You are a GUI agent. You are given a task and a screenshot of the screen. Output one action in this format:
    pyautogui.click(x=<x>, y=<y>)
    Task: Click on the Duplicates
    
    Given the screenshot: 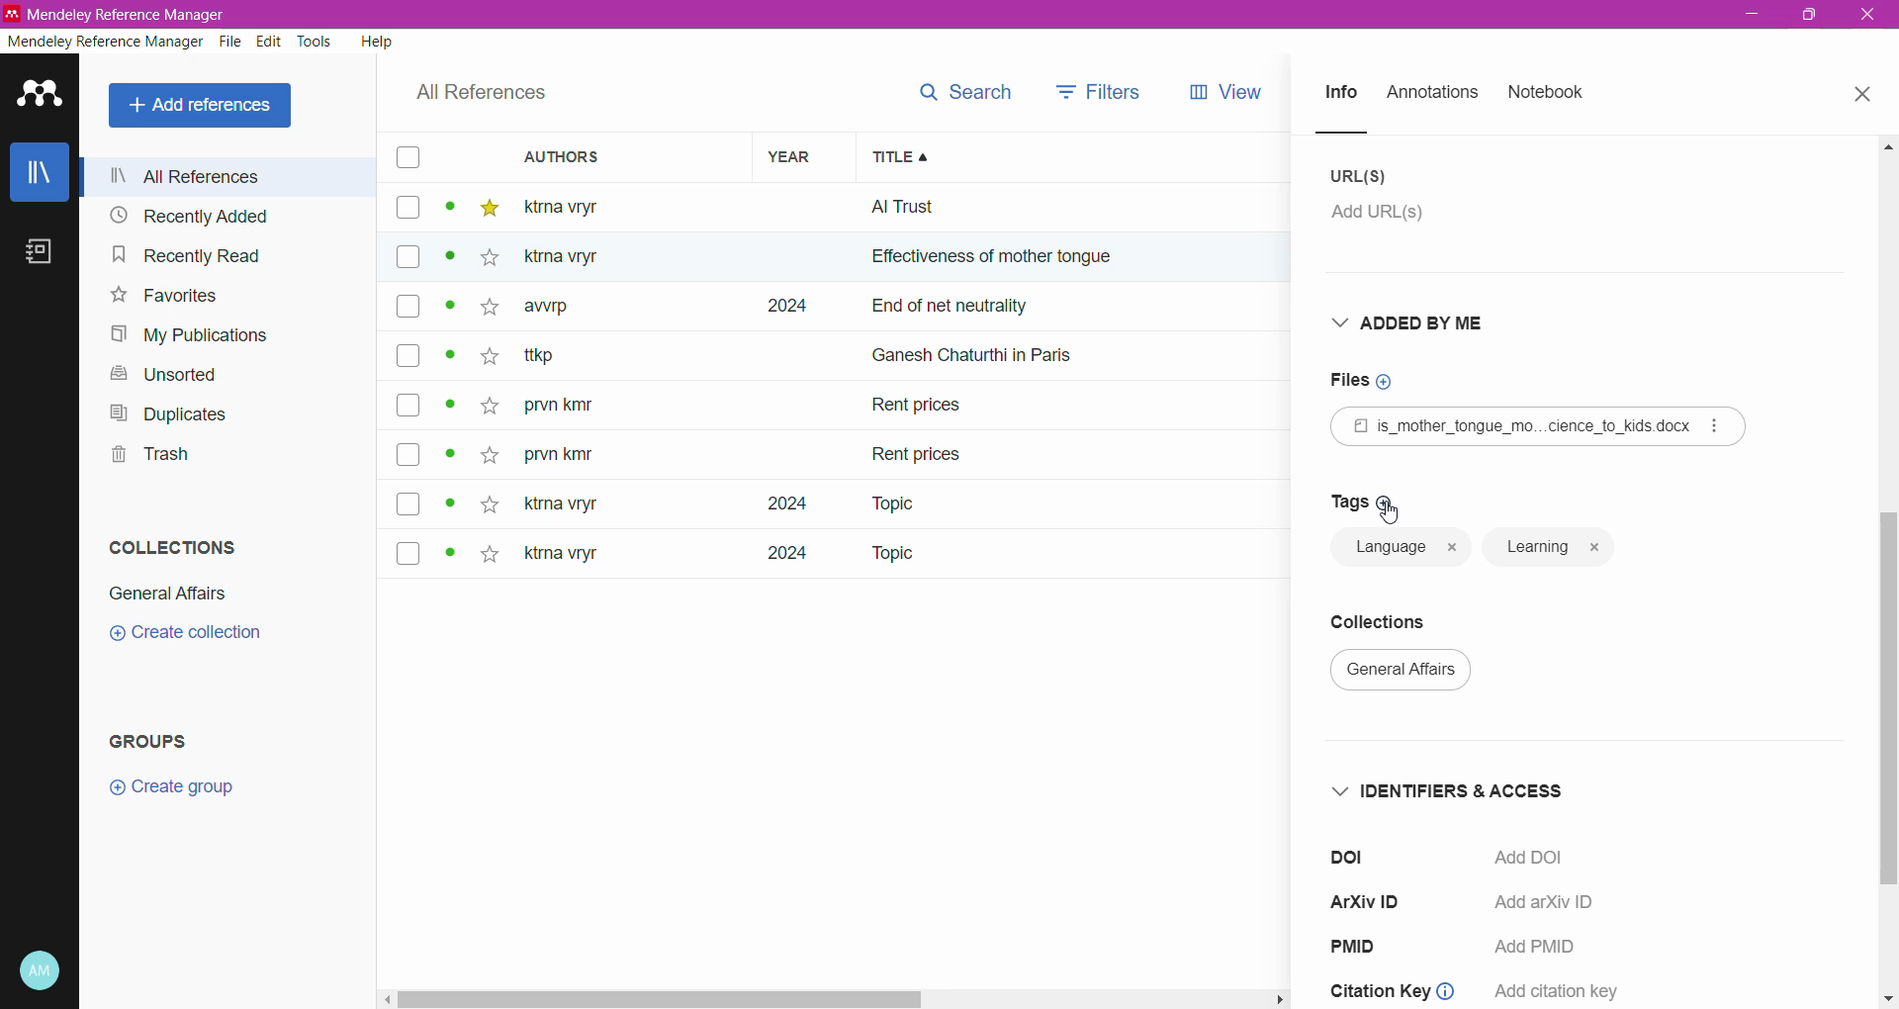 What is the action you would take?
    pyautogui.click(x=169, y=413)
    